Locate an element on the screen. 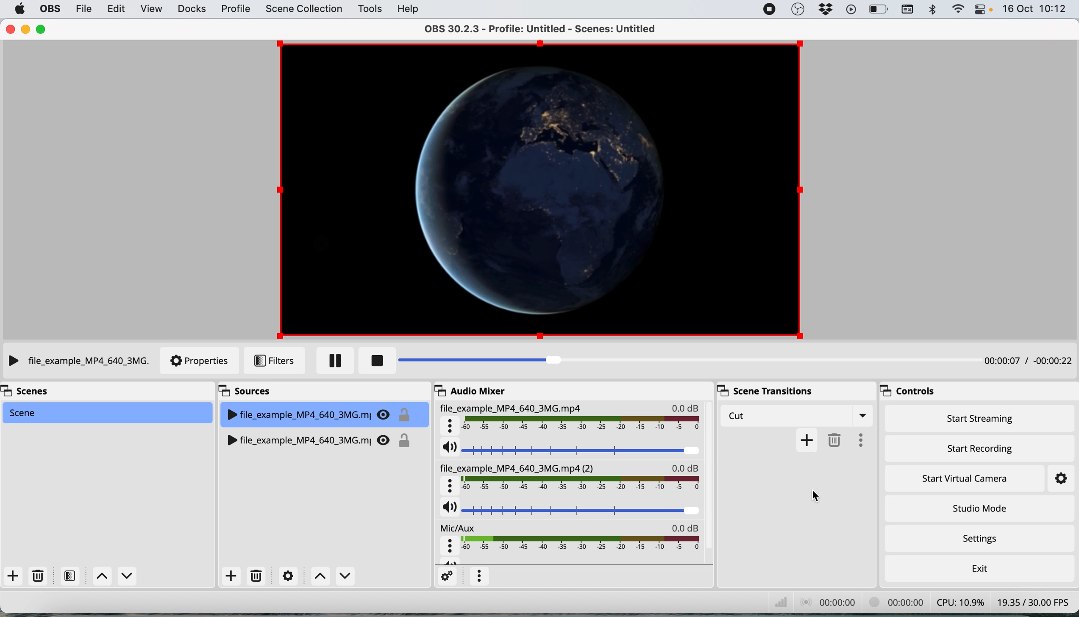 The height and width of the screenshot is (617, 1079). pause is located at coordinates (334, 360).